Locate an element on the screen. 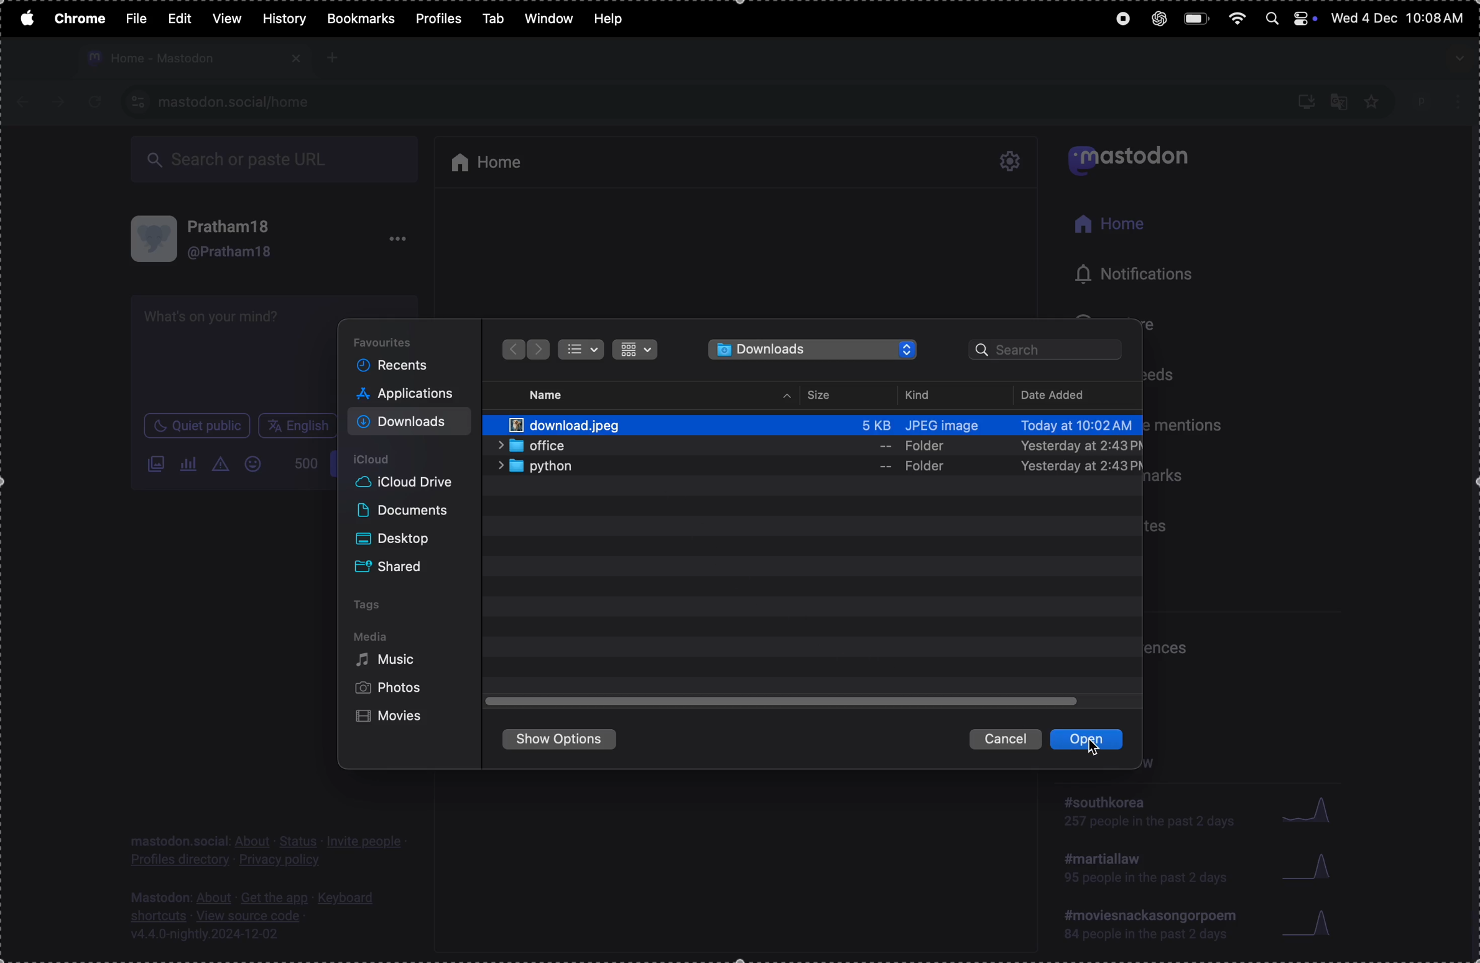 The image size is (1480, 963).  is located at coordinates (540, 350).